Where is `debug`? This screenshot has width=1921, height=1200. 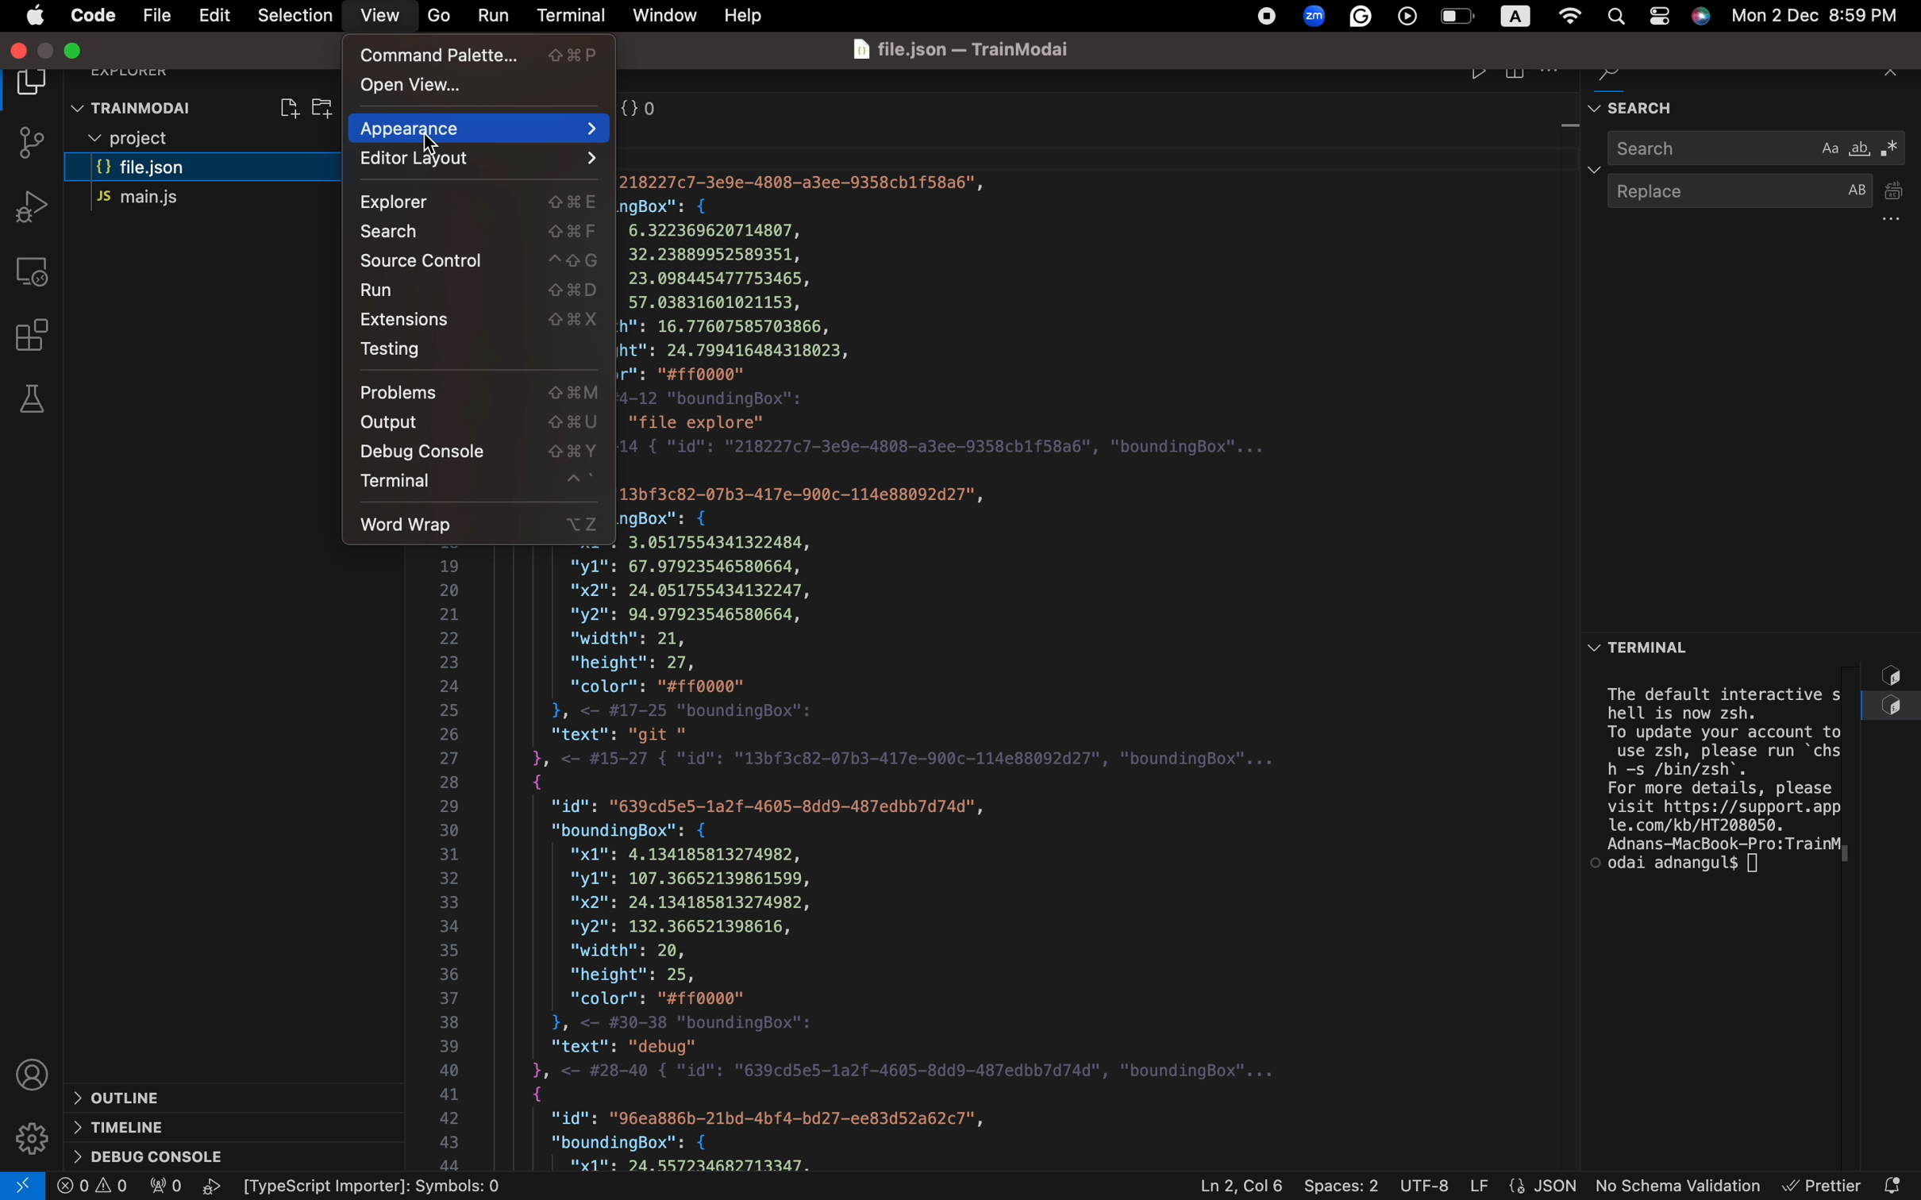 debug is located at coordinates (163, 1158).